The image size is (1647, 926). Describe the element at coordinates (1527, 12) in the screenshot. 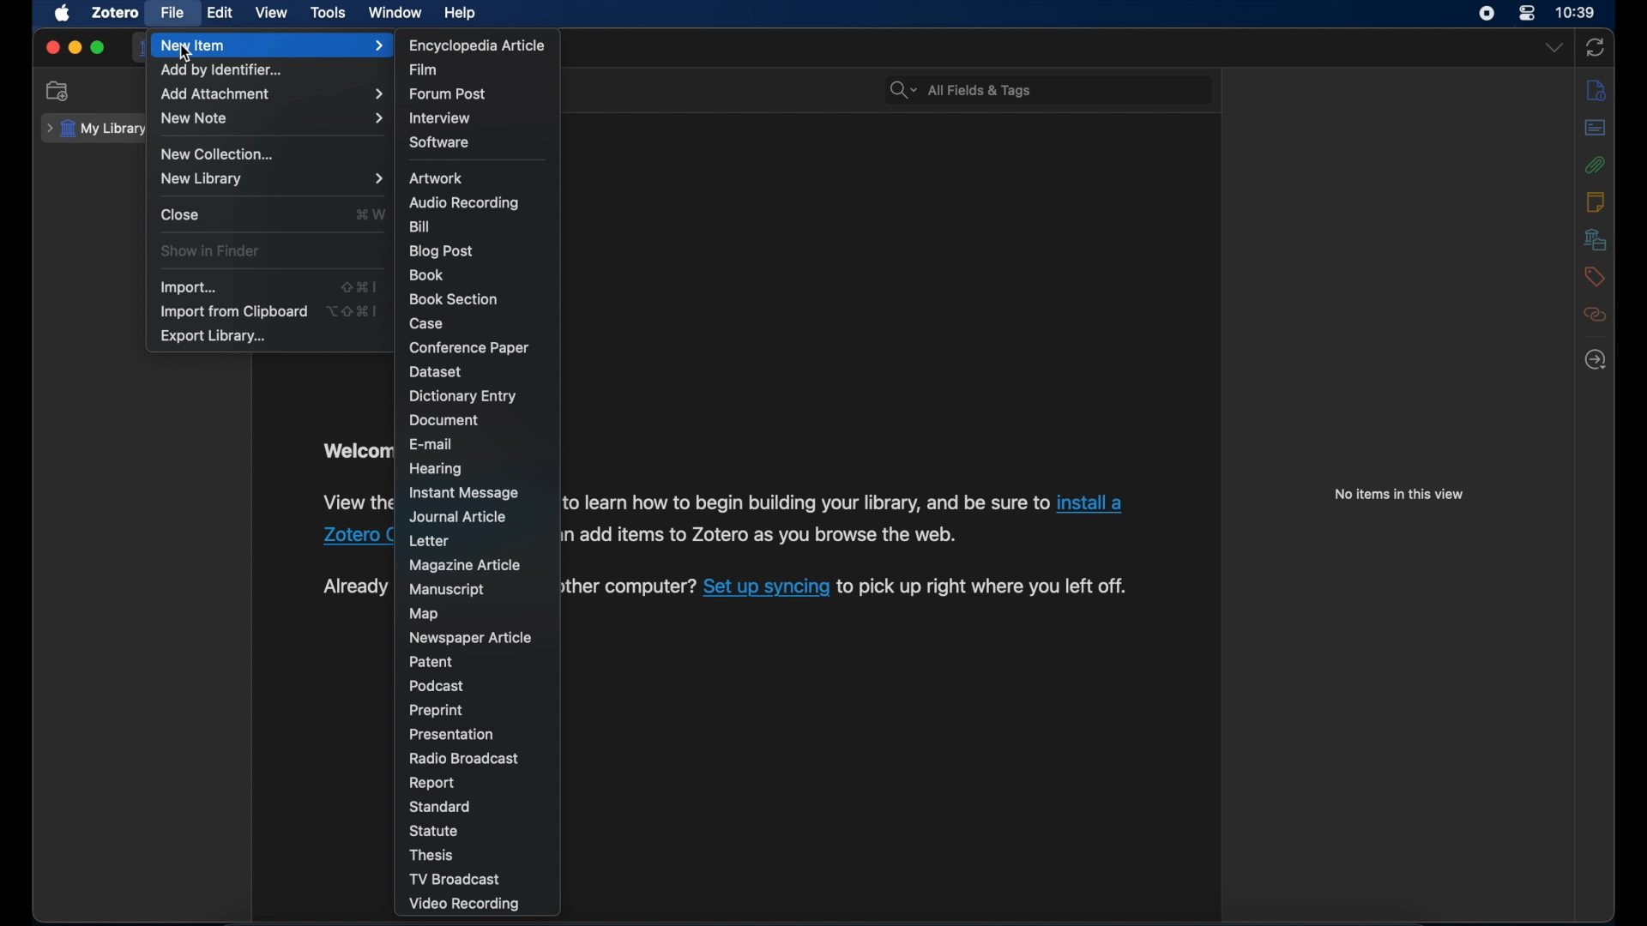

I see `control center` at that location.